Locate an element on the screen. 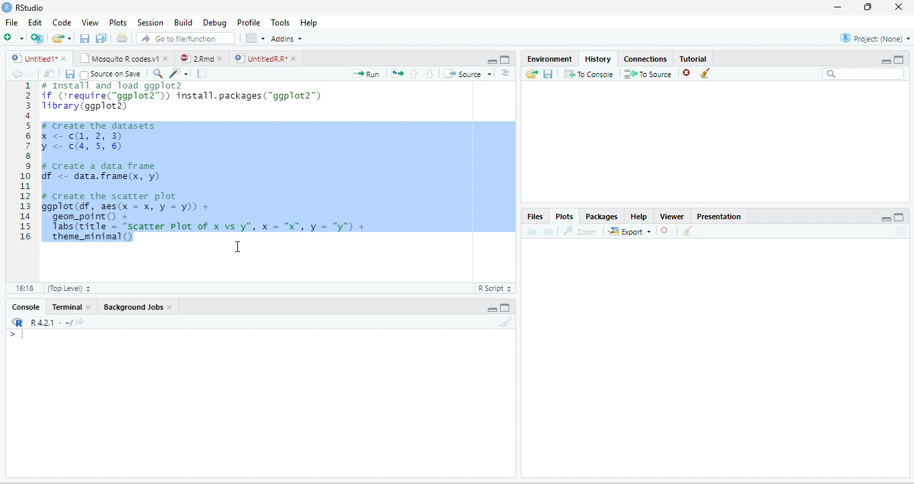  Maximize is located at coordinates (900, 217).